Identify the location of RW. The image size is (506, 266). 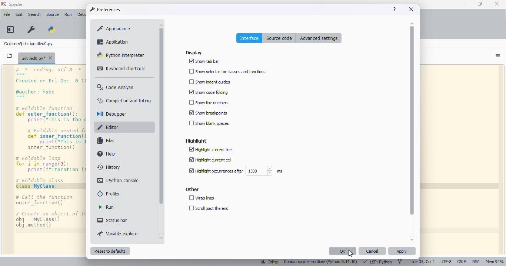
(475, 262).